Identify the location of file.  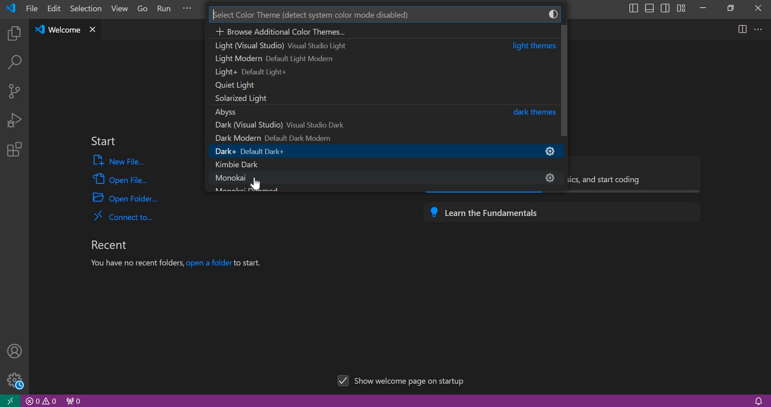
(32, 8).